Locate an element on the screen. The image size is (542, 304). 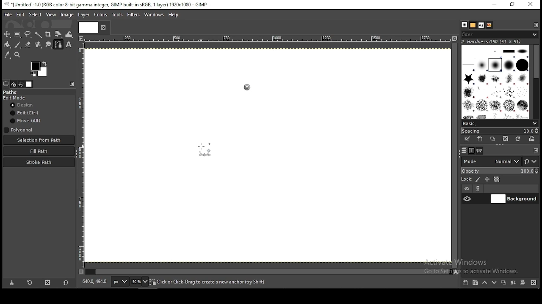
edit is located at coordinates (20, 15).